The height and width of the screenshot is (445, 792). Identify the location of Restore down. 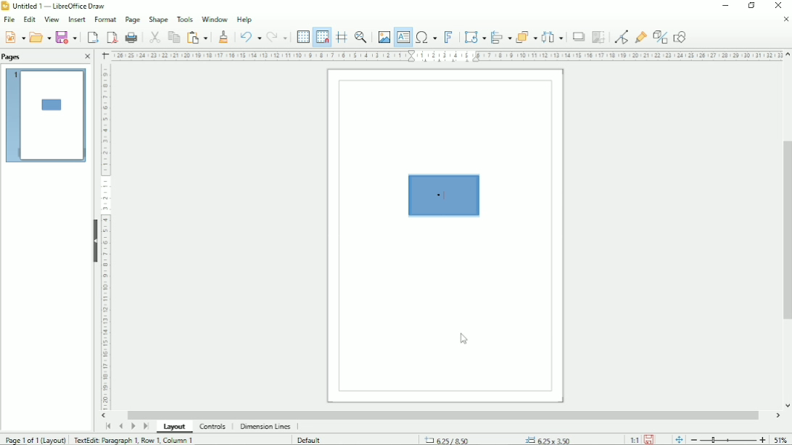
(752, 6).